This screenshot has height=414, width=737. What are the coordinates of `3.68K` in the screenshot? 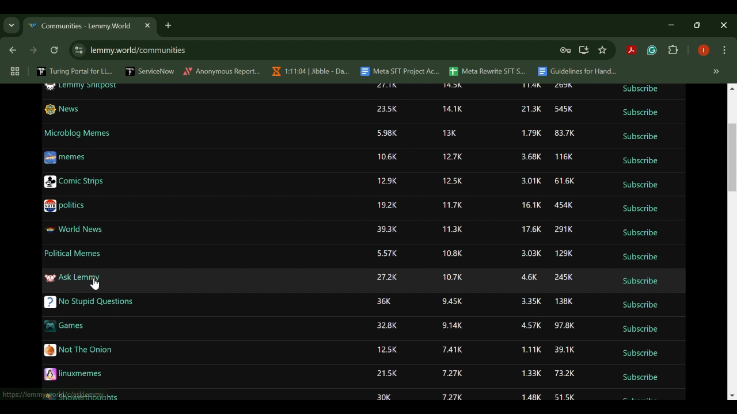 It's located at (527, 156).